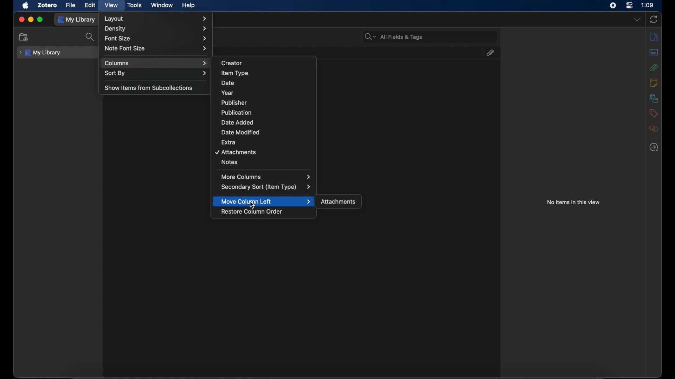 The image size is (675, 379). Describe the element at coordinates (240, 132) in the screenshot. I see `date modified` at that location.